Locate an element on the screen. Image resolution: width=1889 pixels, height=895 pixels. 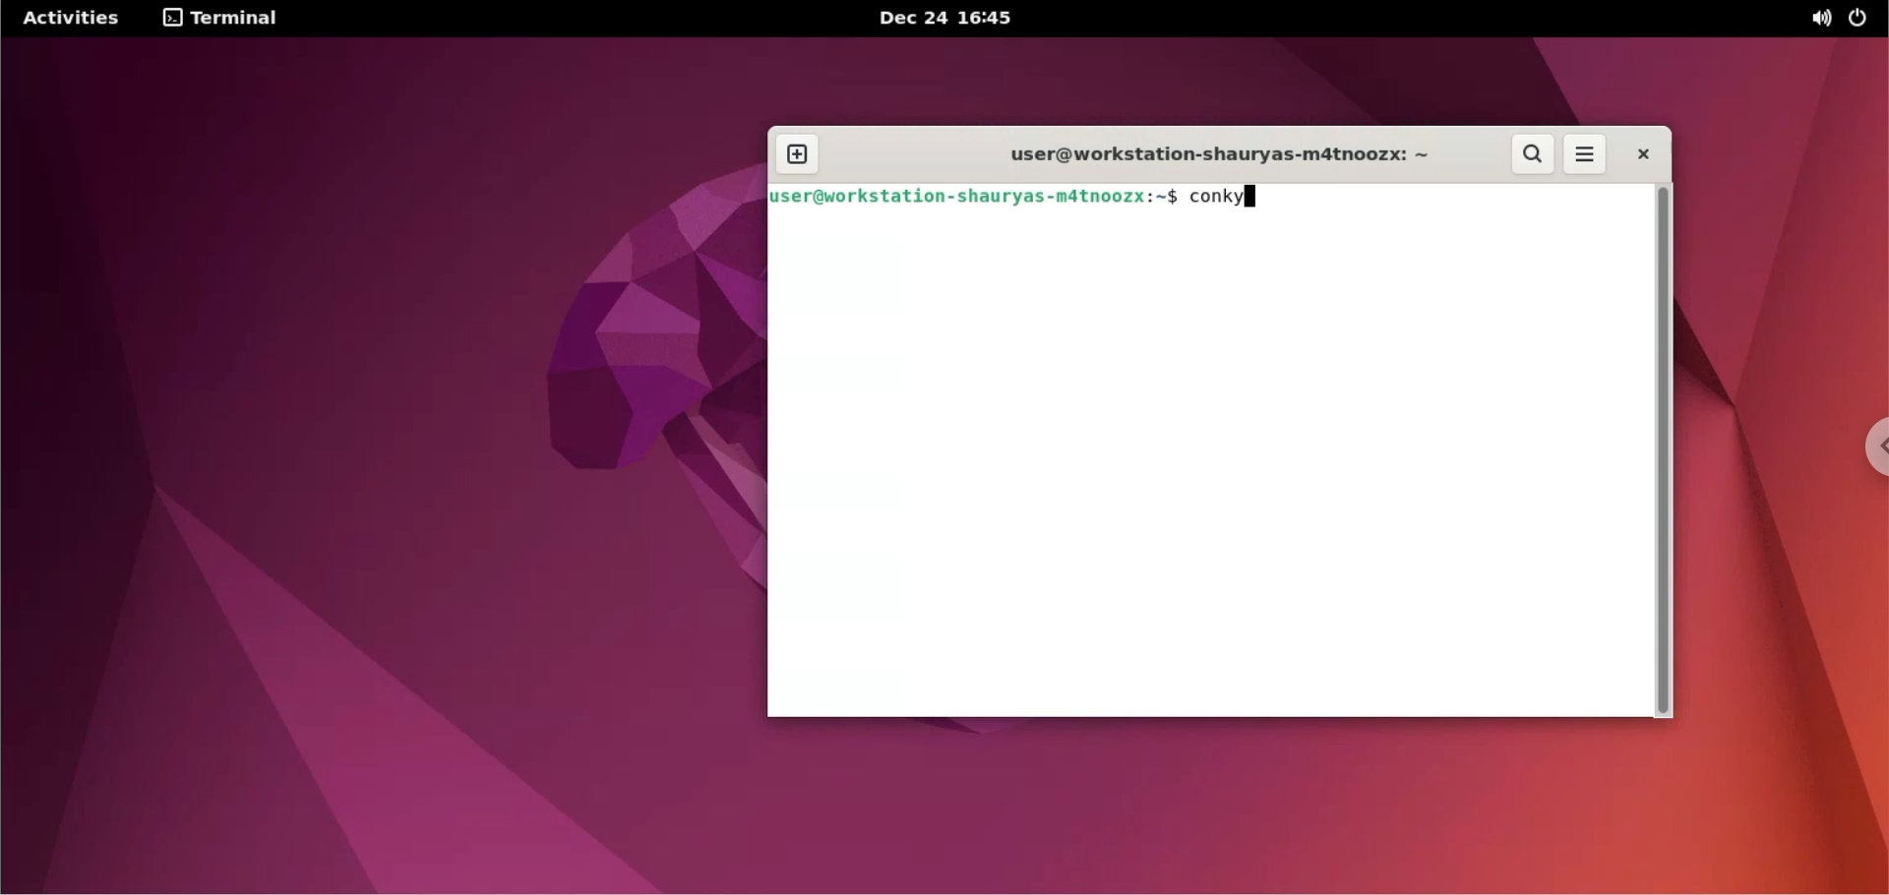
terminal command input box is located at coordinates (1456, 198).